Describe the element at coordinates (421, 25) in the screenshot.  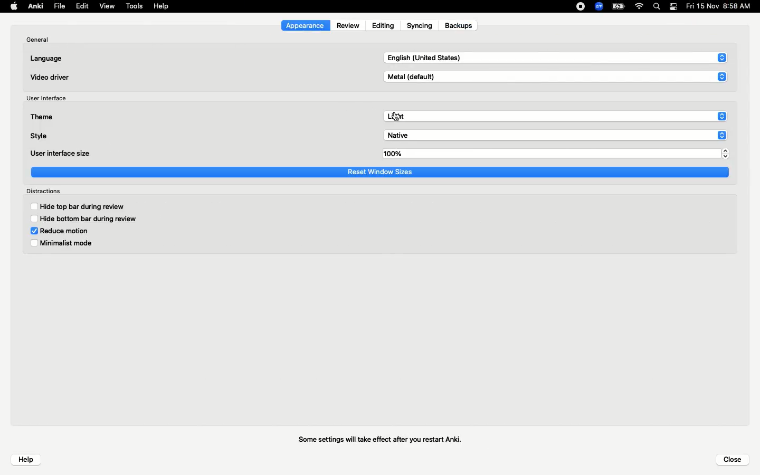
I see `Syncing` at that location.